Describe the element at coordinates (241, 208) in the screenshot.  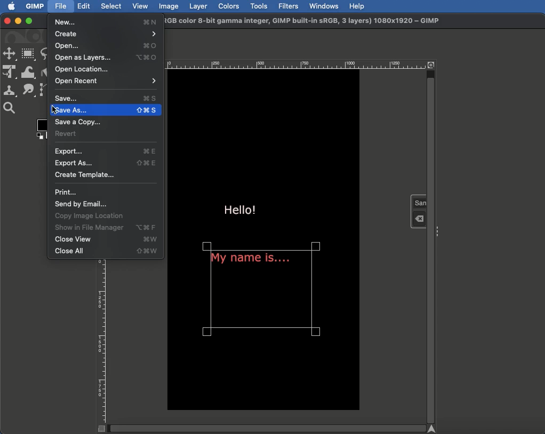
I see `Hello!` at that location.